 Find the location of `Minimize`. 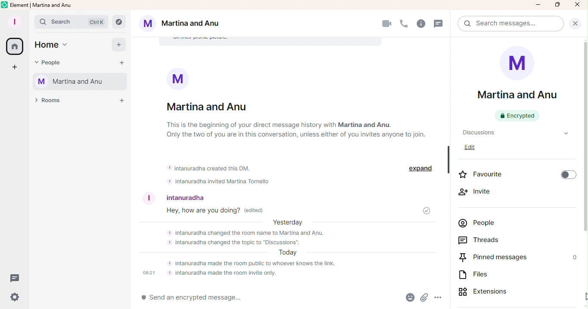

Minimize is located at coordinates (538, 5).